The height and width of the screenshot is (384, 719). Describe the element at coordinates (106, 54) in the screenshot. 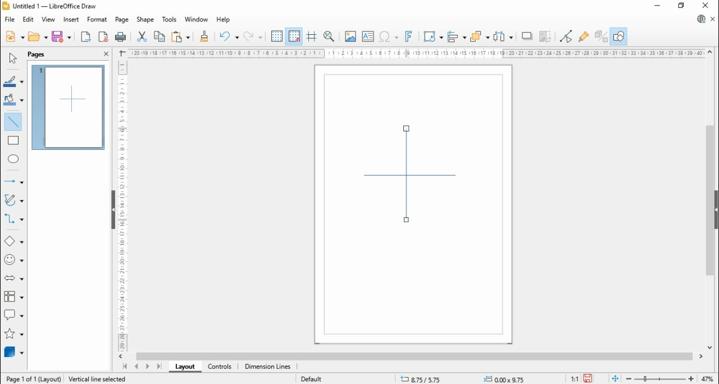

I see `close pane` at that location.